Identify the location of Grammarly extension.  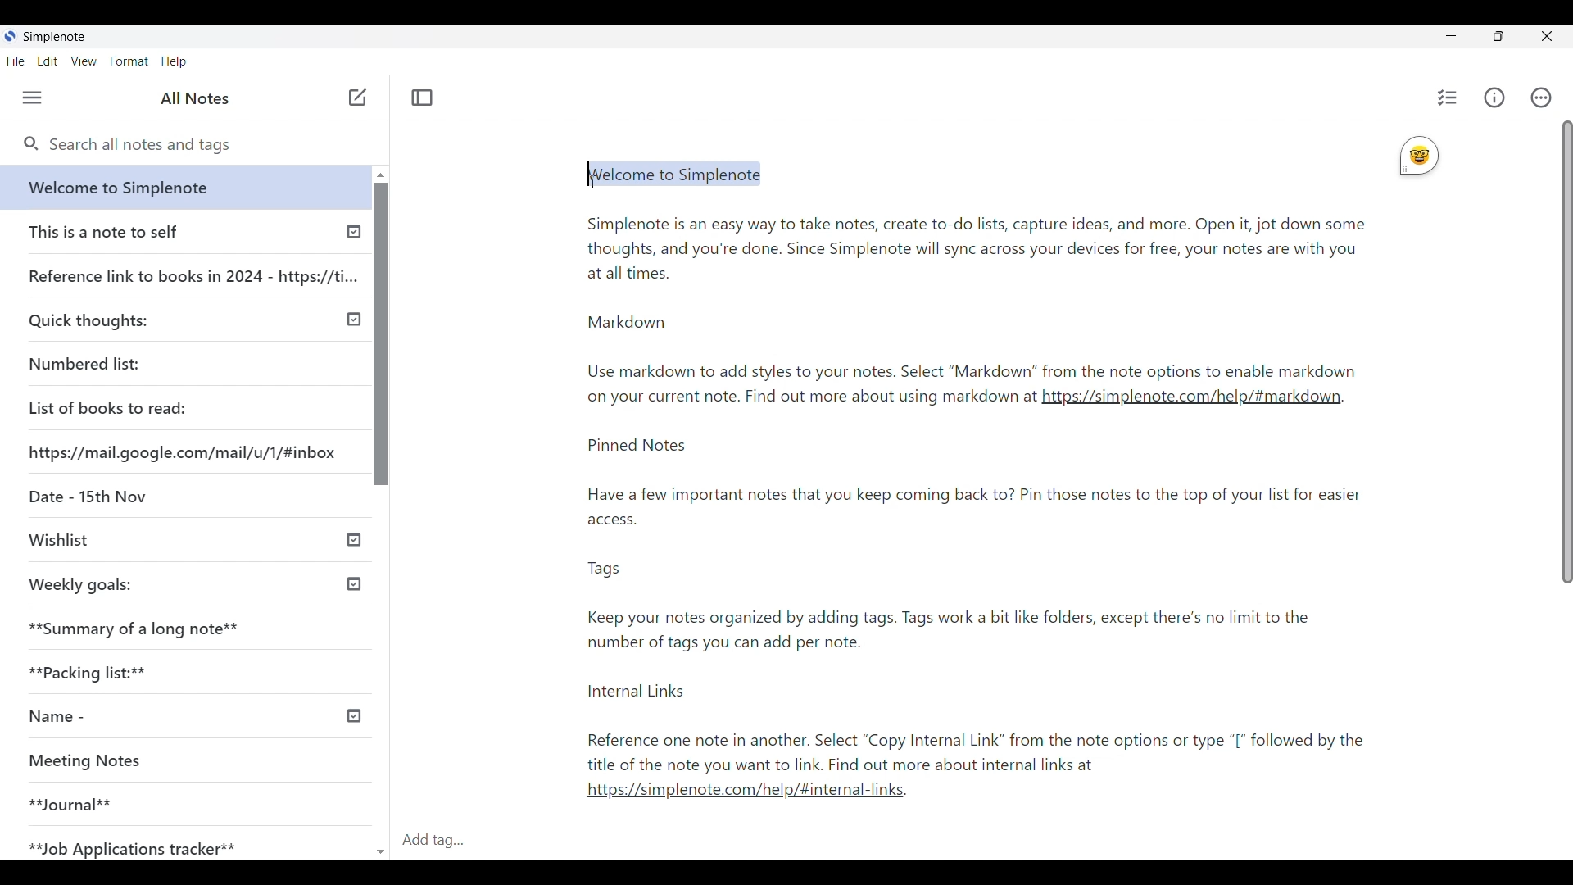
(1418, 156).